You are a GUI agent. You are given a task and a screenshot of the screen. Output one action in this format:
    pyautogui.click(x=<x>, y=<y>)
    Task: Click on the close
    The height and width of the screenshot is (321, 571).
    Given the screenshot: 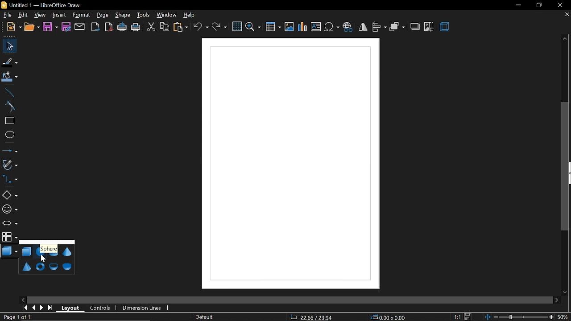 What is the action you would take?
    pyautogui.click(x=559, y=5)
    